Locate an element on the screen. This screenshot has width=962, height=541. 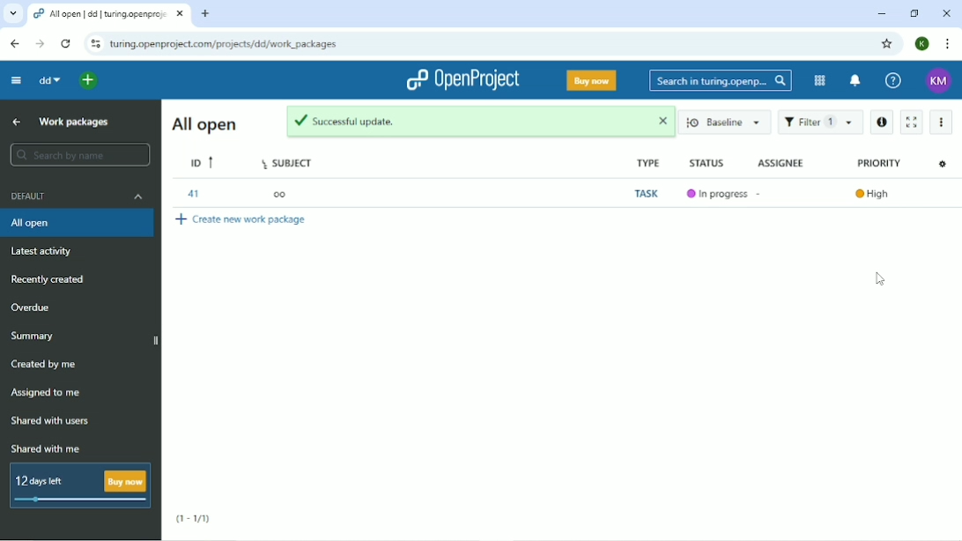
Minimize is located at coordinates (882, 14).